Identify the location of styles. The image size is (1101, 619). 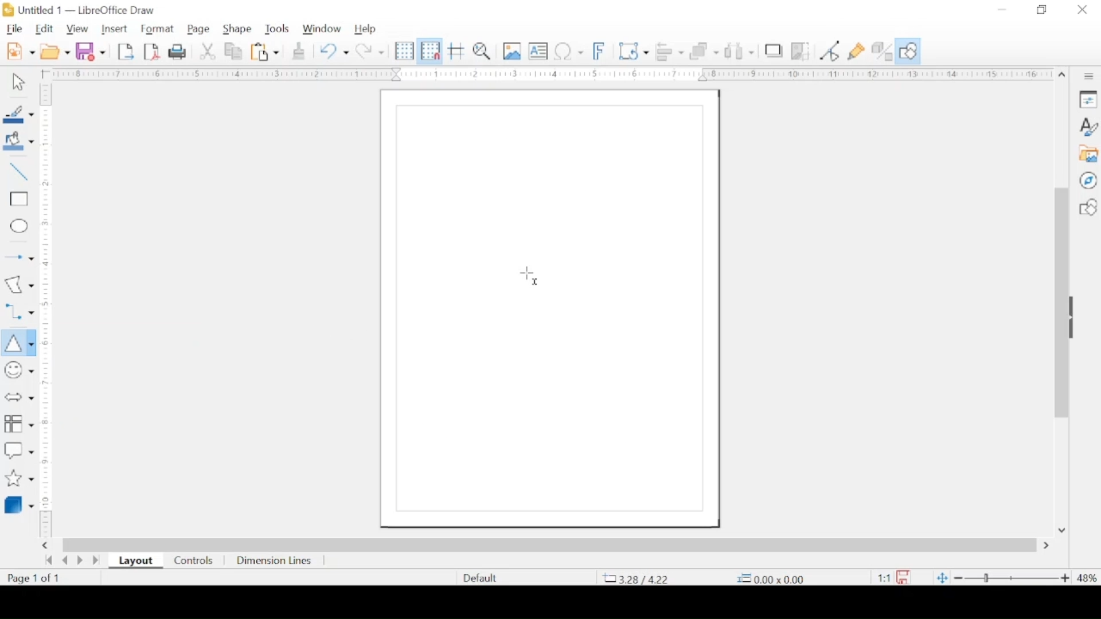
(1089, 126).